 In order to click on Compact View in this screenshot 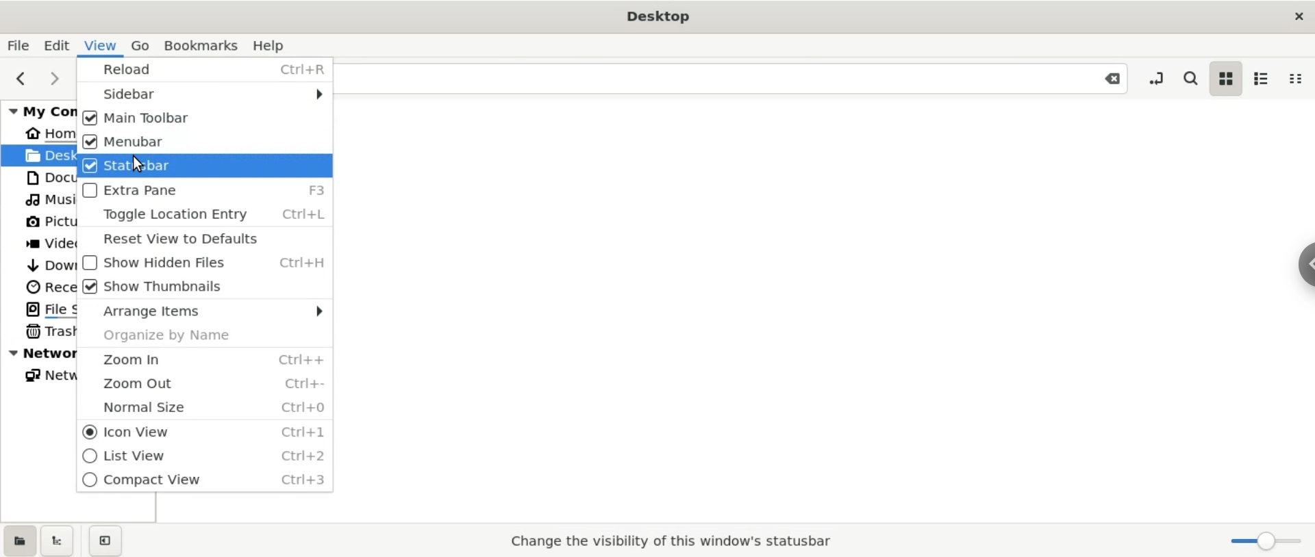, I will do `click(208, 484)`.